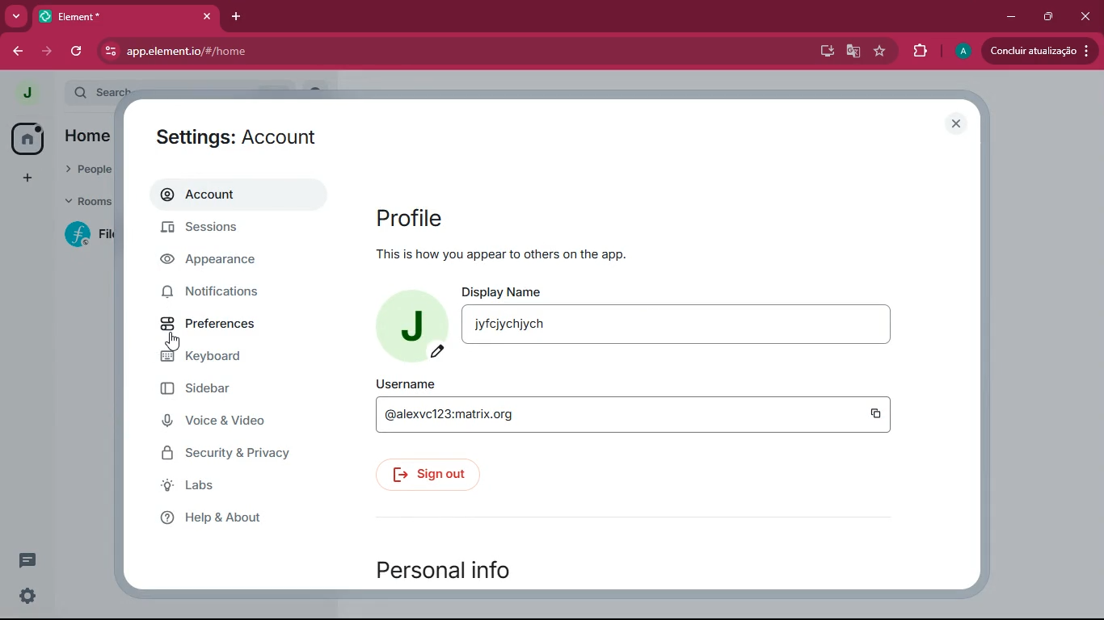  Describe the element at coordinates (27, 94) in the screenshot. I see `profile picture` at that location.